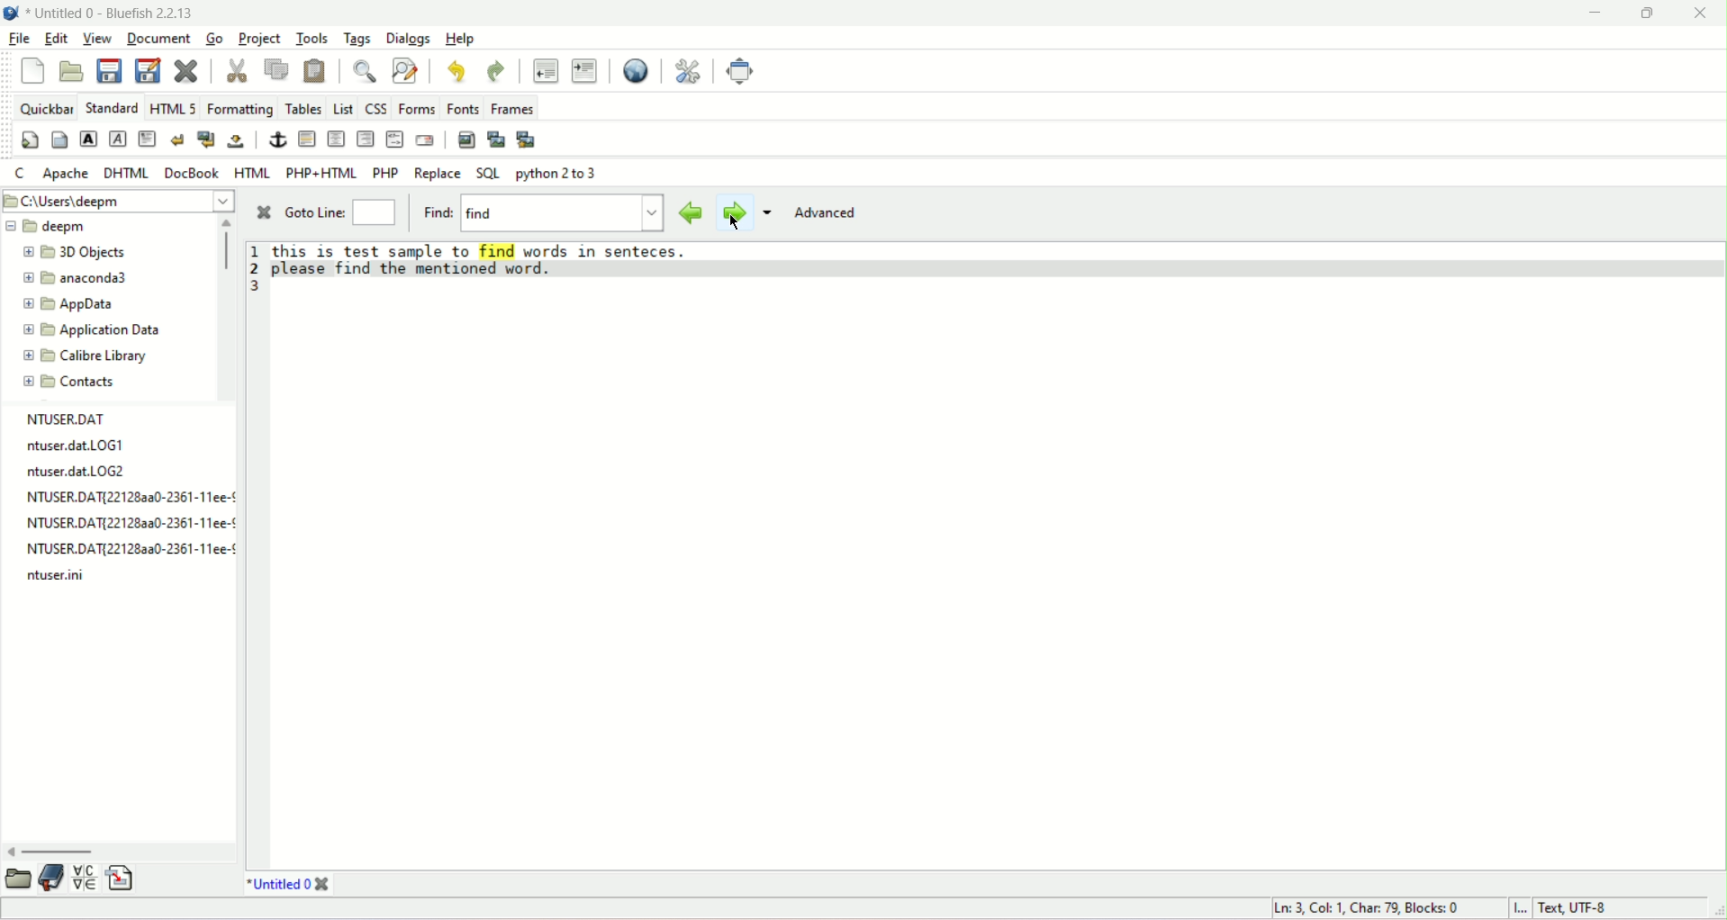 Image resolution: width=1727 pixels, height=920 pixels. I want to click on close current tab, so click(325, 884).